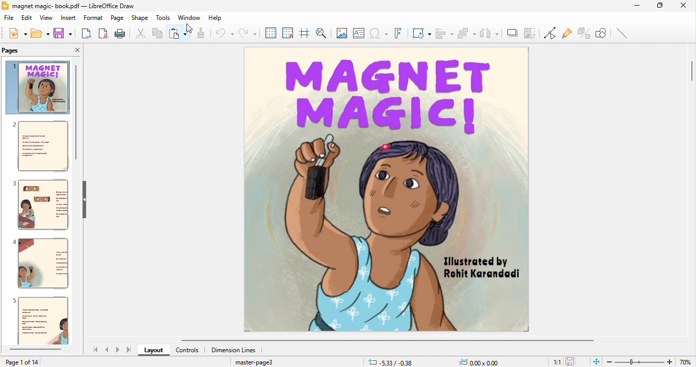 The height and width of the screenshot is (367, 696). Describe the element at coordinates (530, 32) in the screenshot. I see `crop image` at that location.